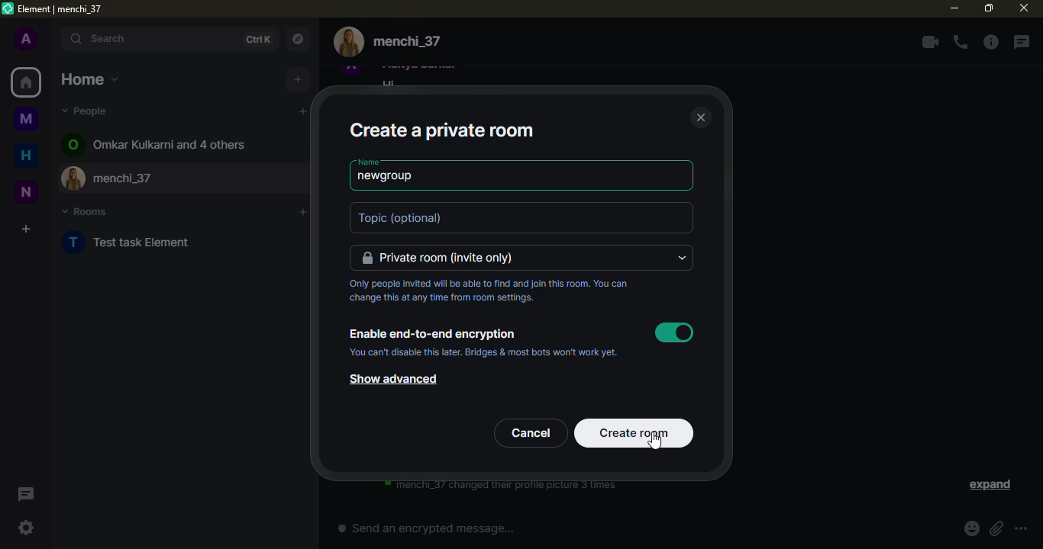 This screenshot has width=1043, height=549. Describe the element at coordinates (393, 379) in the screenshot. I see `show advanced` at that location.